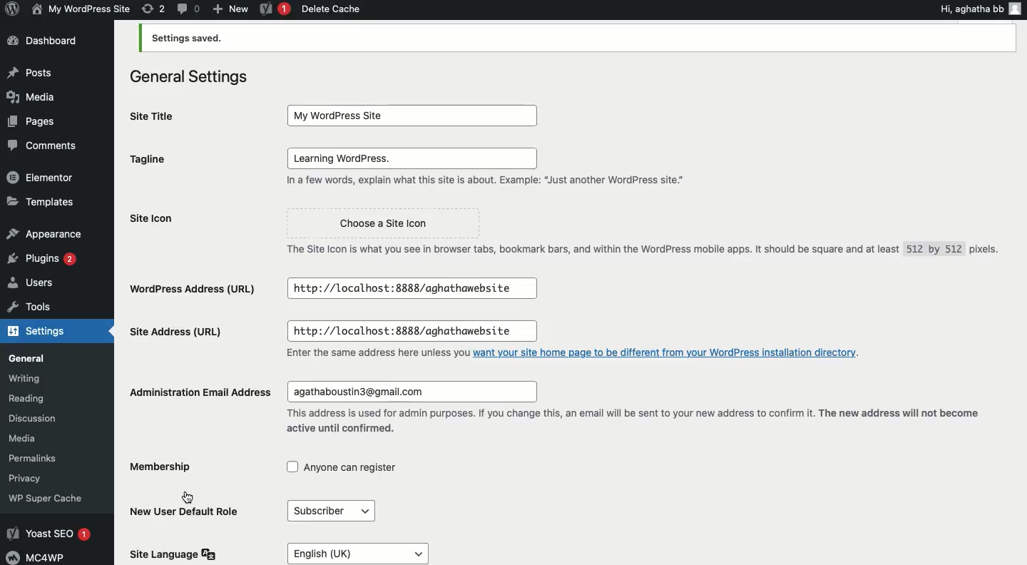 Image resolution: width=1027 pixels, height=565 pixels. I want to click on New, so click(230, 9).